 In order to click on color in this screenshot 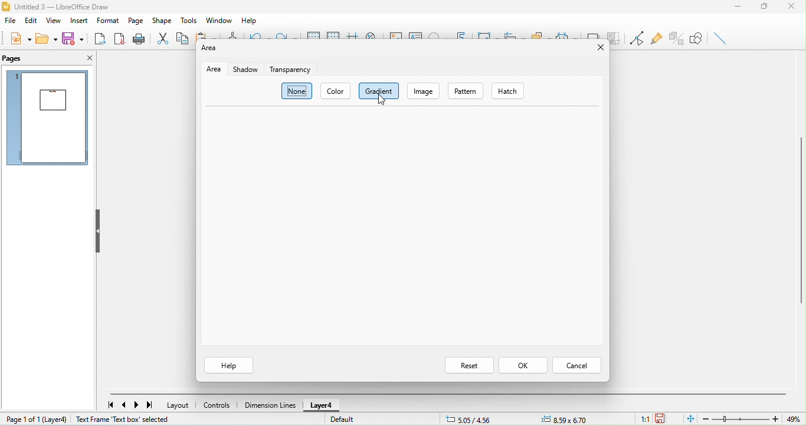, I will do `click(337, 91)`.